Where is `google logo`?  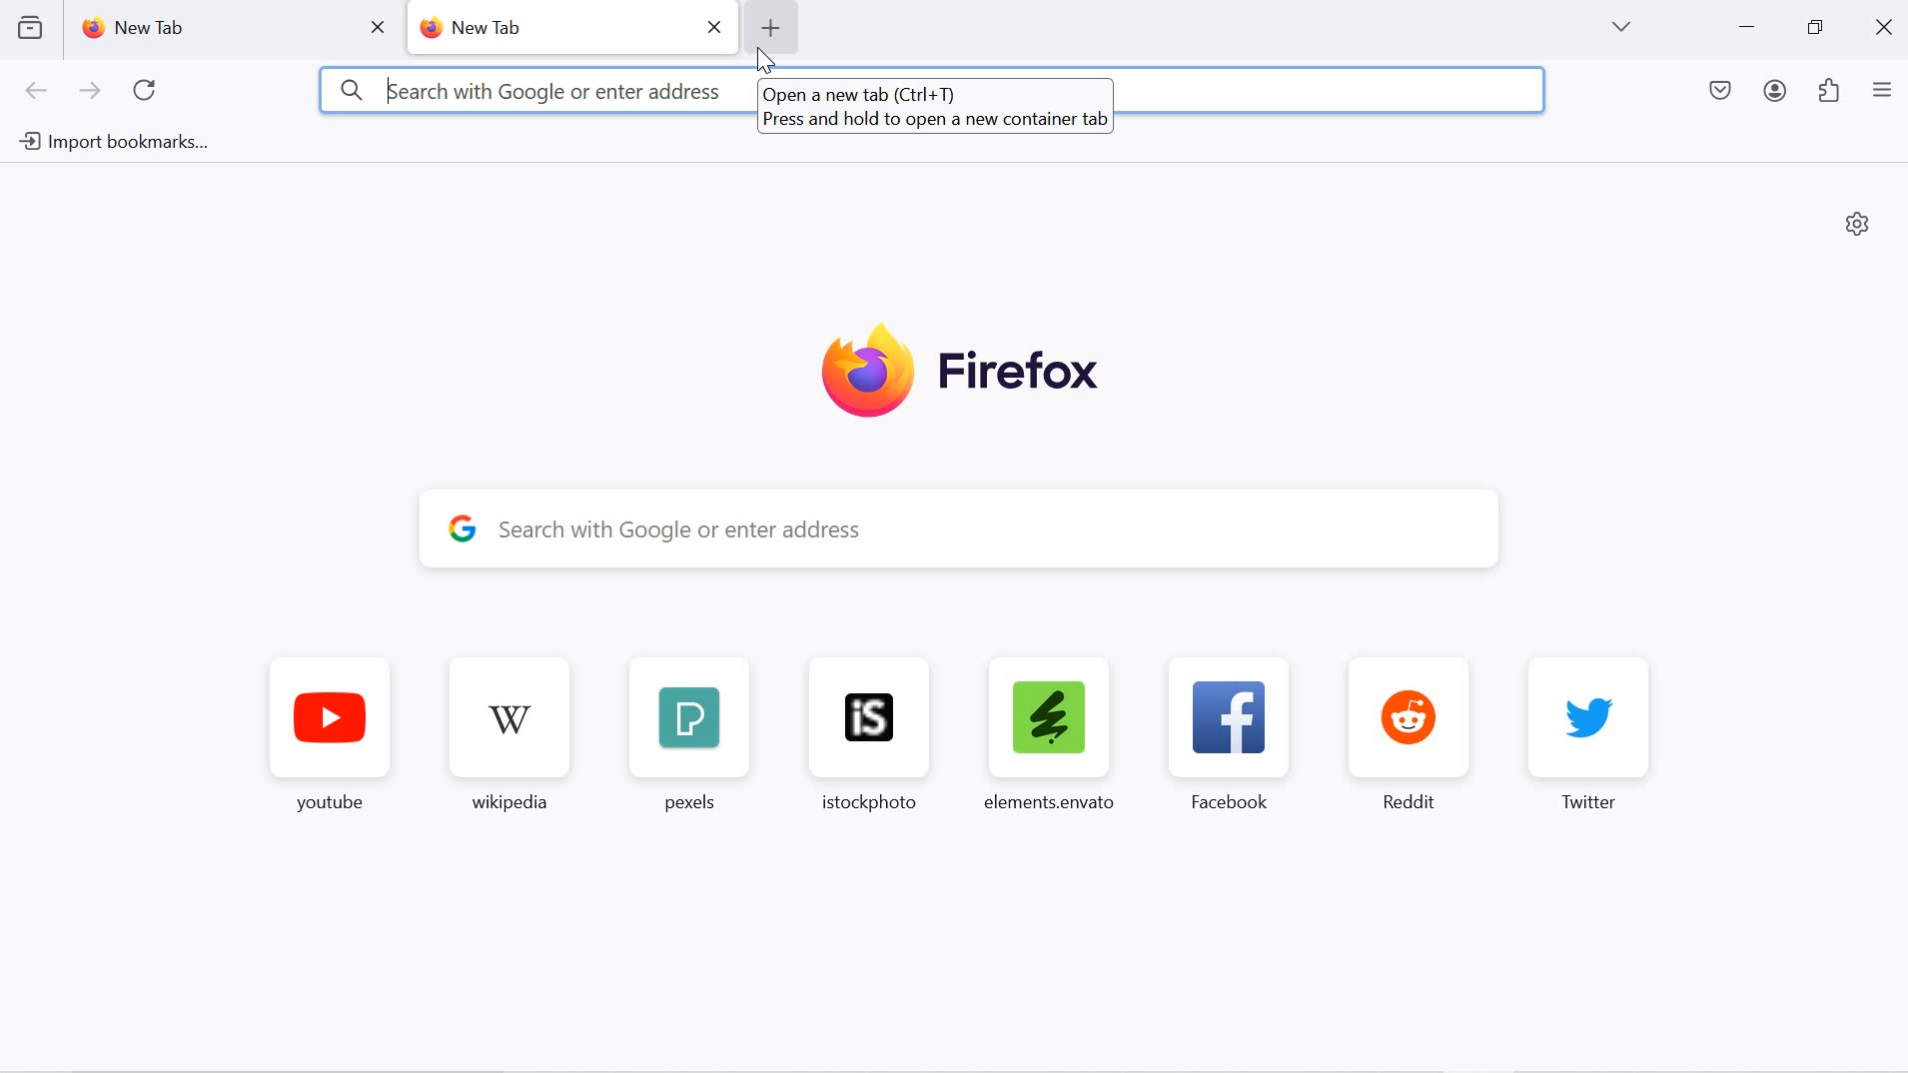 google logo is located at coordinates (463, 527).